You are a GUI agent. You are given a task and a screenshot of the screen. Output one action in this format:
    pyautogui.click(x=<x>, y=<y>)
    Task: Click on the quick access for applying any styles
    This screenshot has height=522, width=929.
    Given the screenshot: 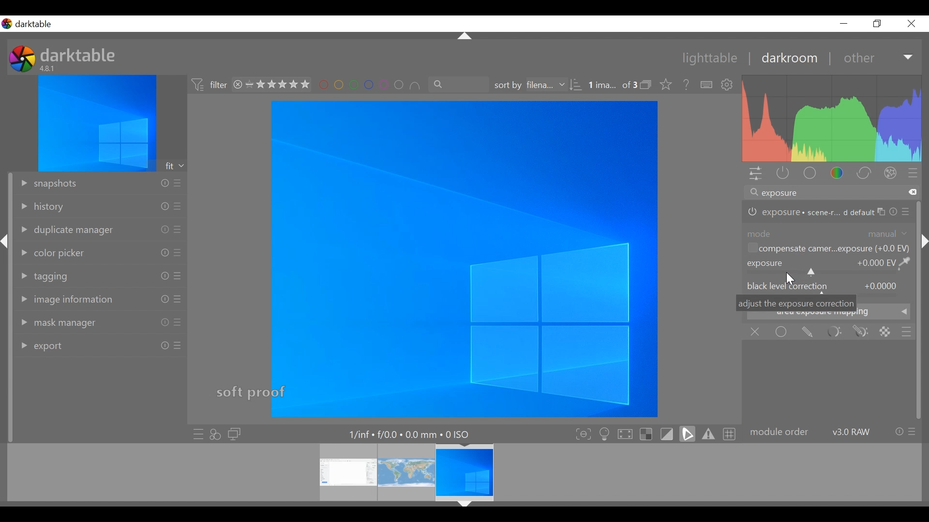 What is the action you would take?
    pyautogui.click(x=215, y=434)
    